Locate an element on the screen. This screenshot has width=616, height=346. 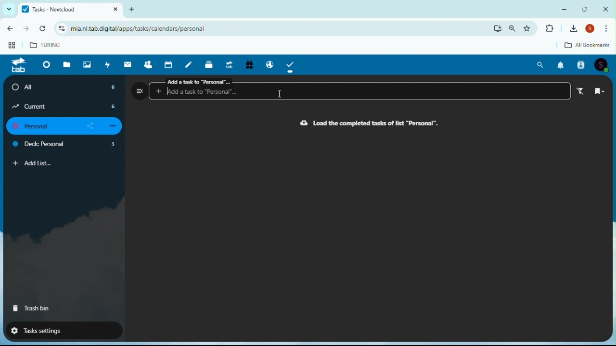
Extensions is located at coordinates (549, 29).